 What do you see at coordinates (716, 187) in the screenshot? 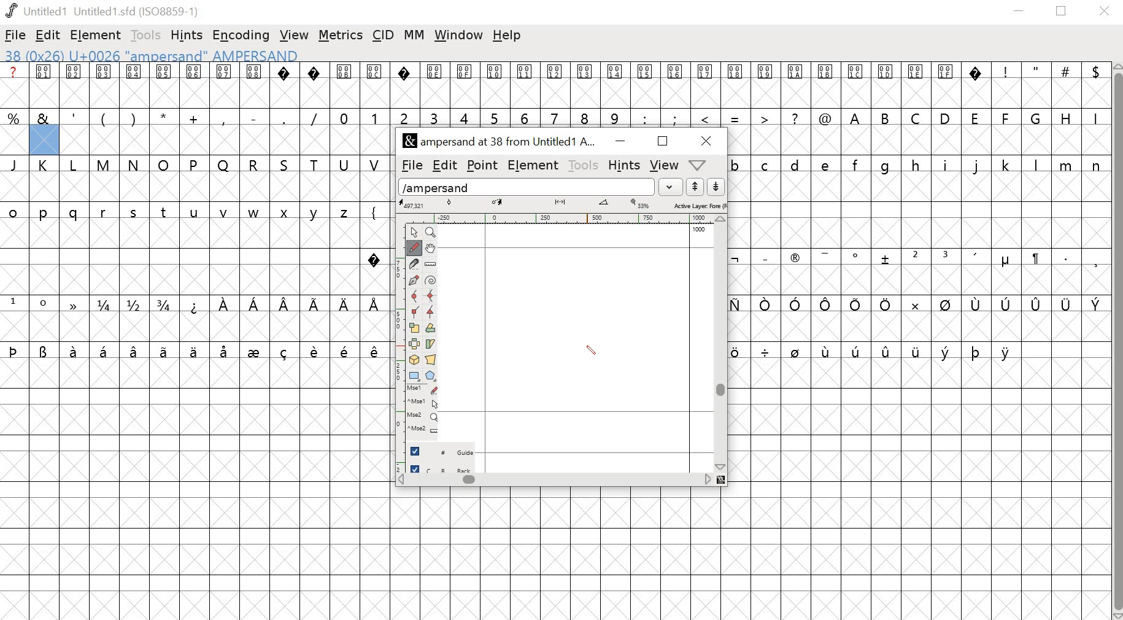
I see `next word in the word list` at bounding box center [716, 187].